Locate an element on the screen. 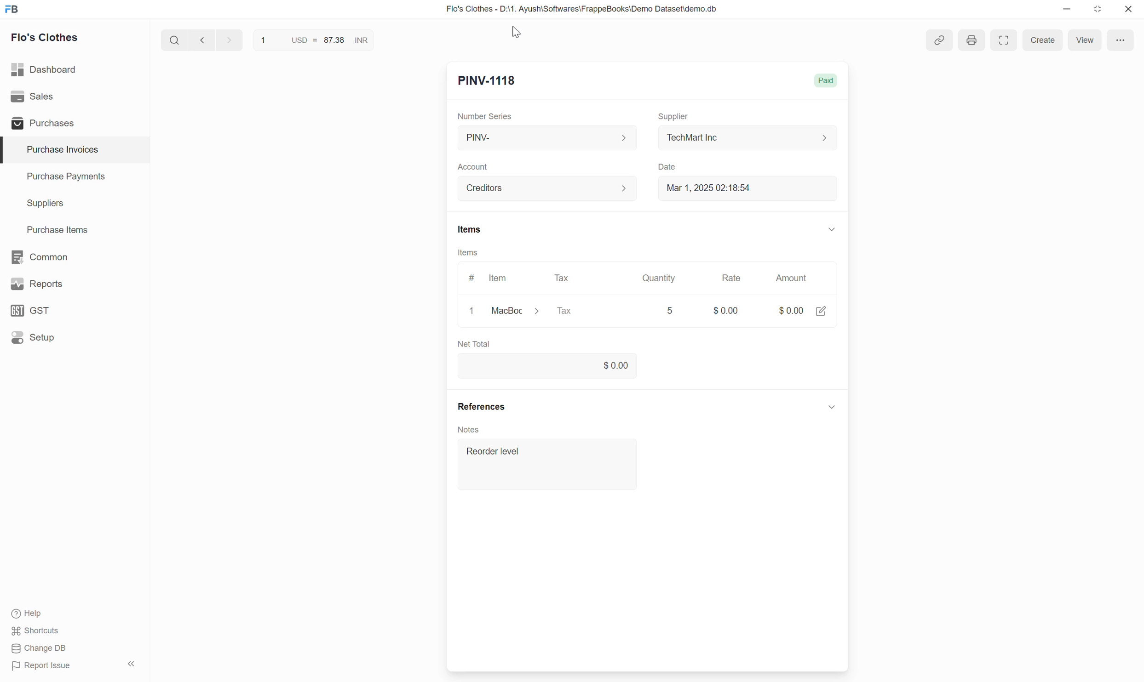 Image resolution: width=1144 pixels, height=682 pixels. 1 USD = 87.38 INR is located at coordinates (313, 40).